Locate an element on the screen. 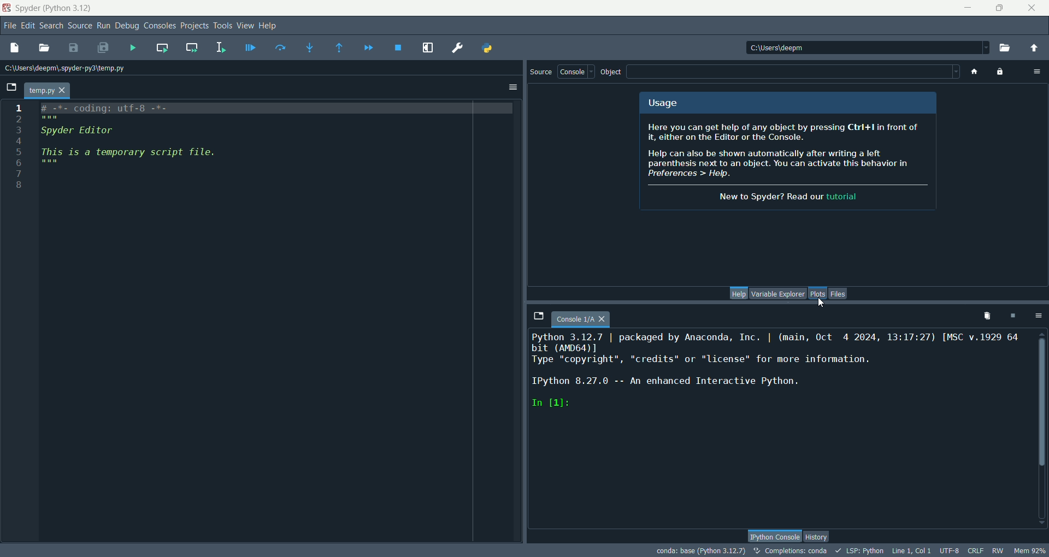 The height and width of the screenshot is (557, 1049). save is located at coordinates (73, 46).